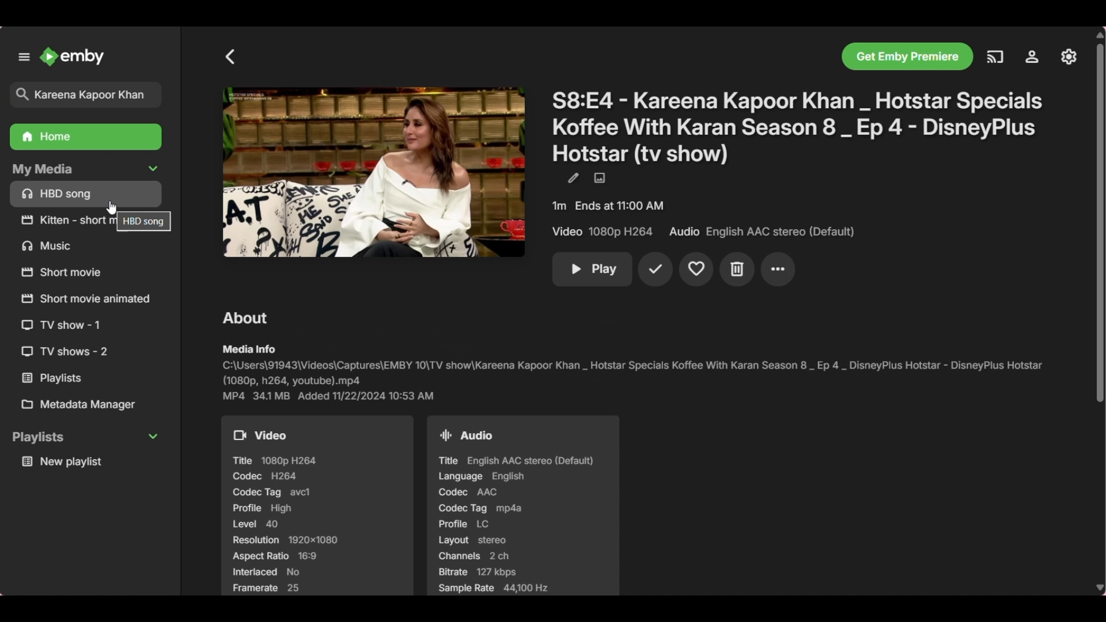 Image resolution: width=1106 pixels, height=622 pixels. What do you see at coordinates (71, 56) in the screenshot?
I see `Click to go to home` at bounding box center [71, 56].